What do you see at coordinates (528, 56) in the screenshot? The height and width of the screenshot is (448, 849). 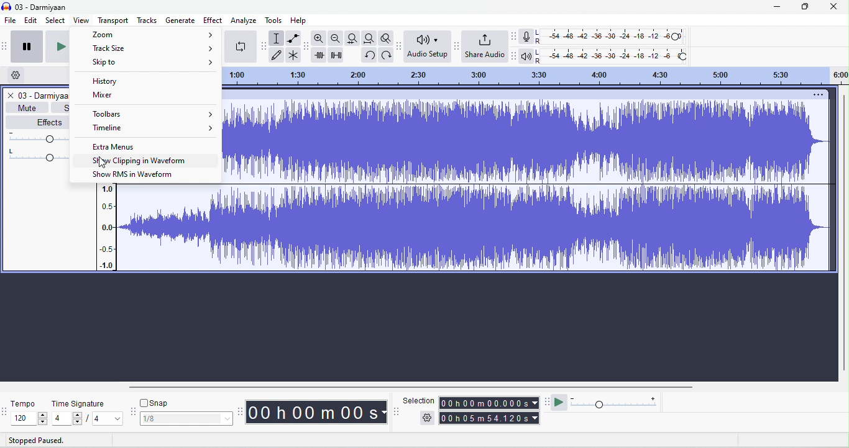 I see `playback meter` at bounding box center [528, 56].